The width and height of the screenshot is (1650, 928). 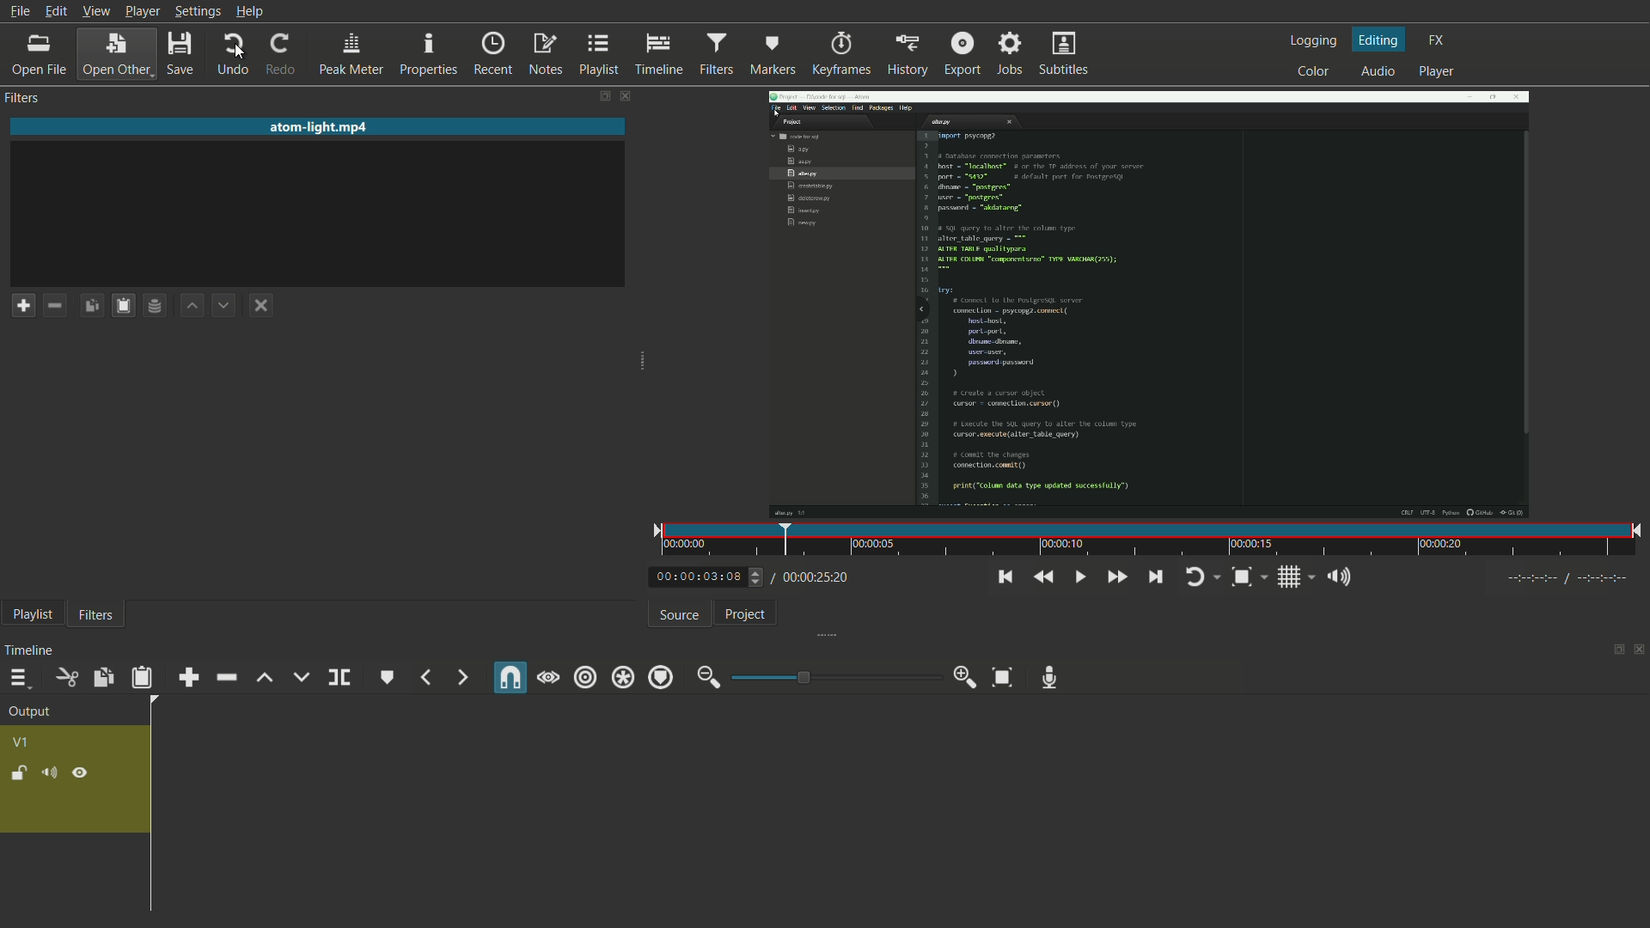 I want to click on Unlock, so click(x=18, y=775).